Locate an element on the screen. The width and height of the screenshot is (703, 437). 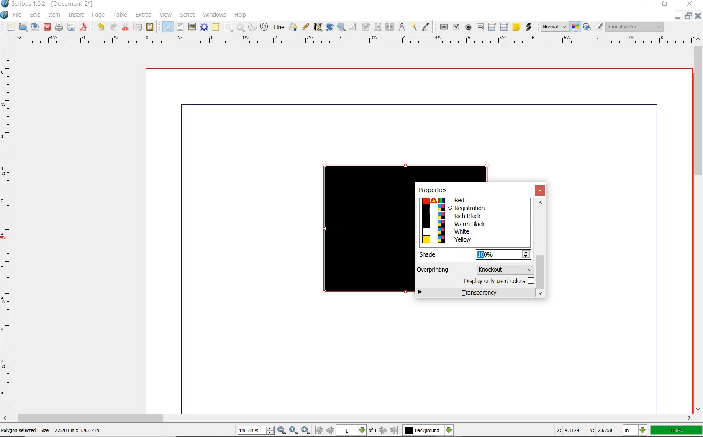
view is located at coordinates (166, 15).